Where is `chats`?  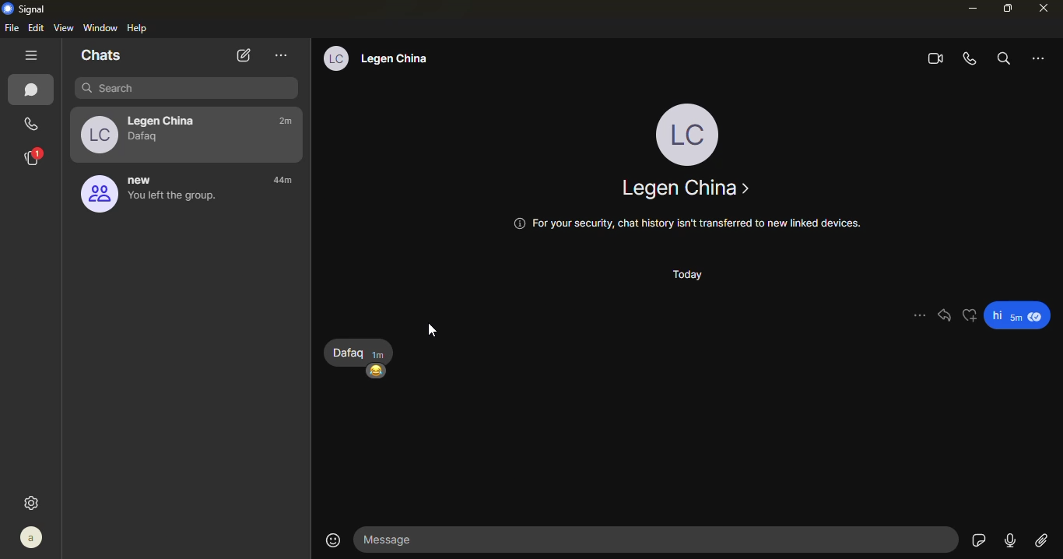 chats is located at coordinates (101, 55).